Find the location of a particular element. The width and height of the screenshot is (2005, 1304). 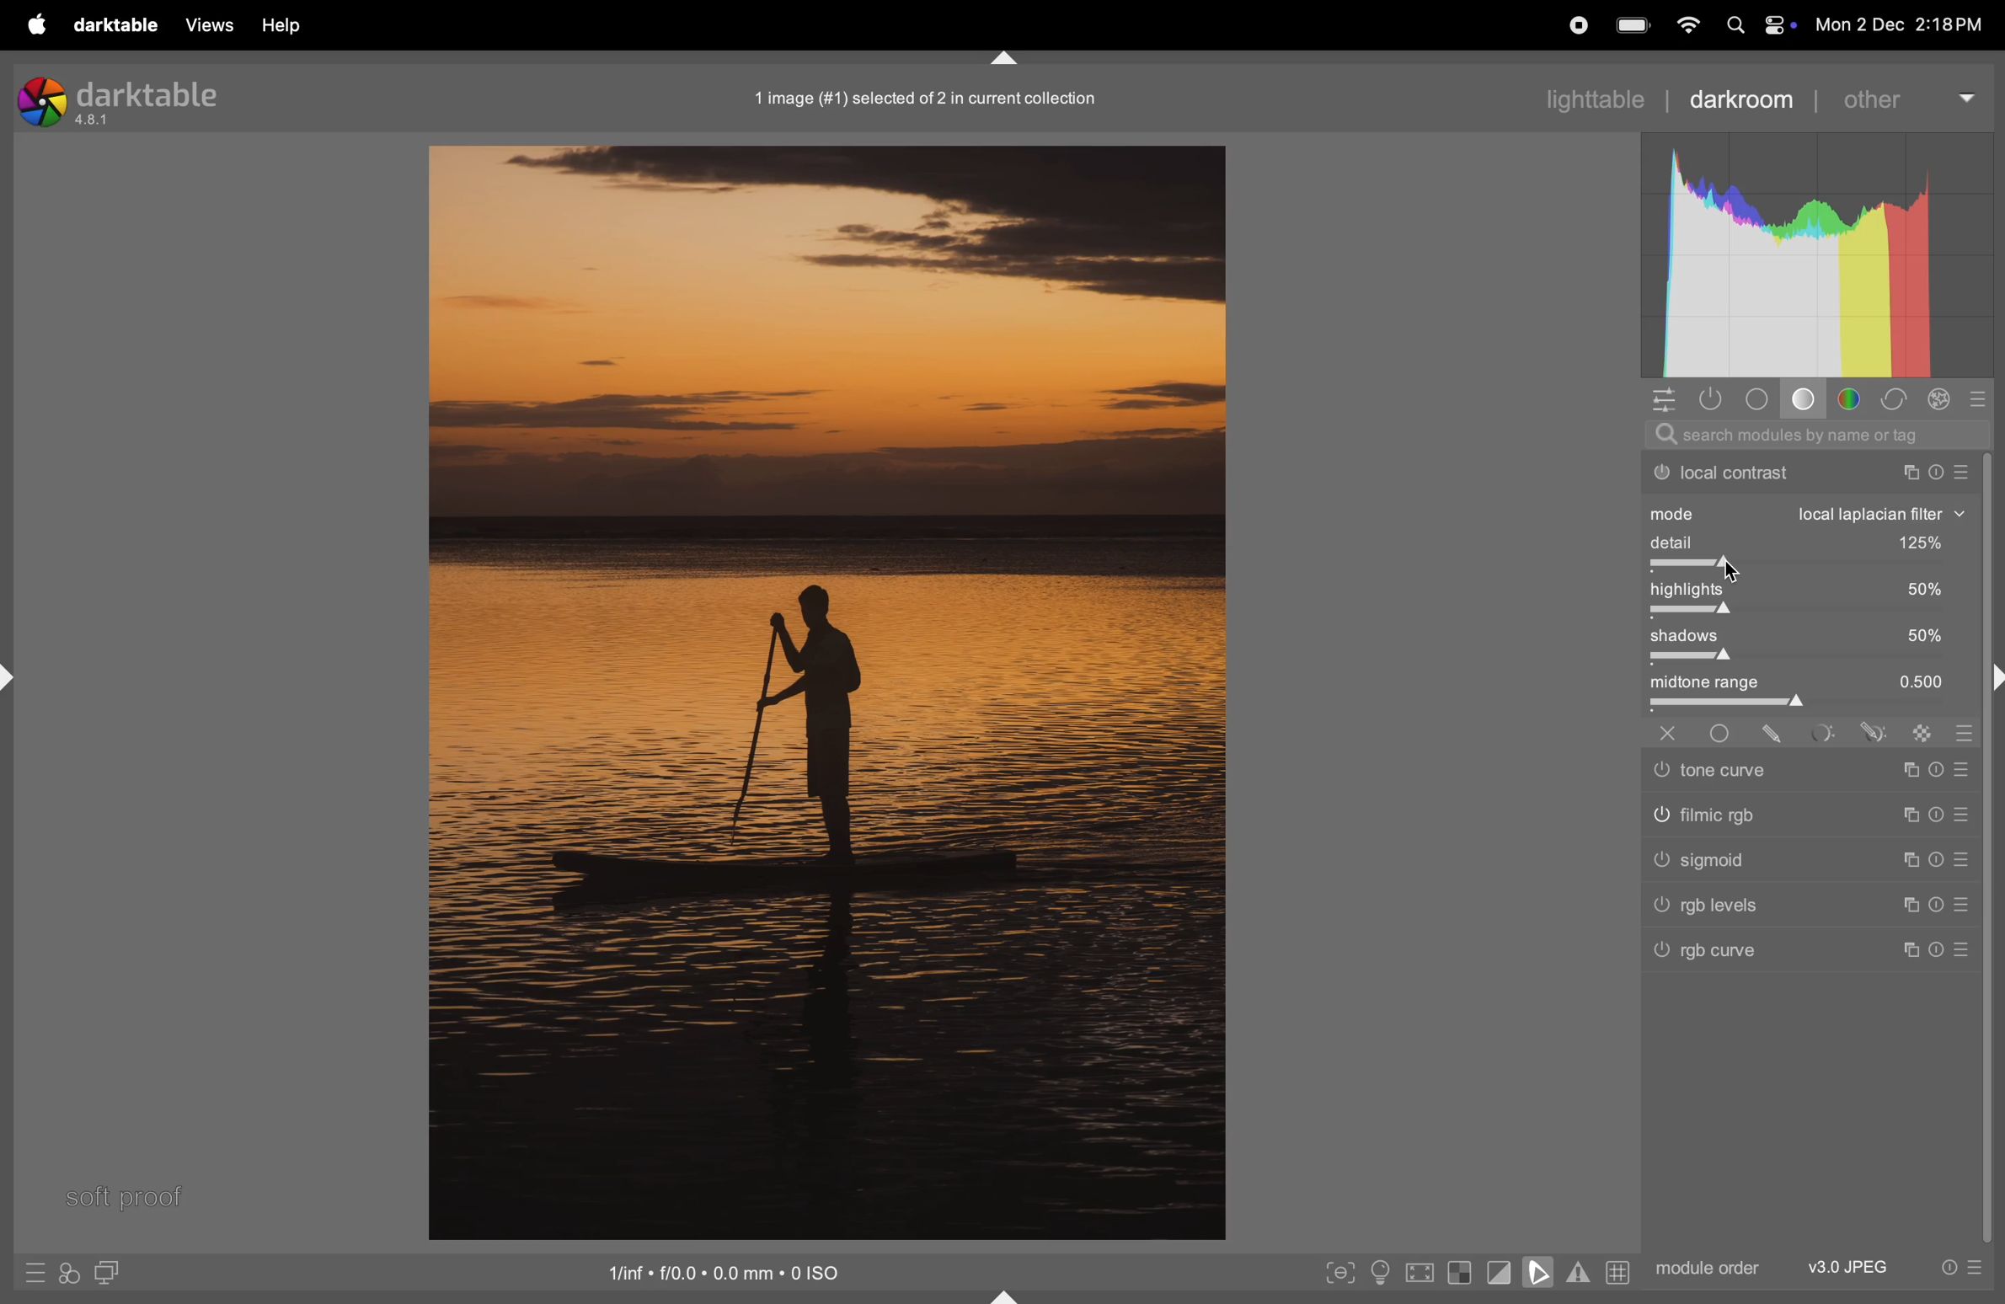

apple widgets is located at coordinates (1757, 24).